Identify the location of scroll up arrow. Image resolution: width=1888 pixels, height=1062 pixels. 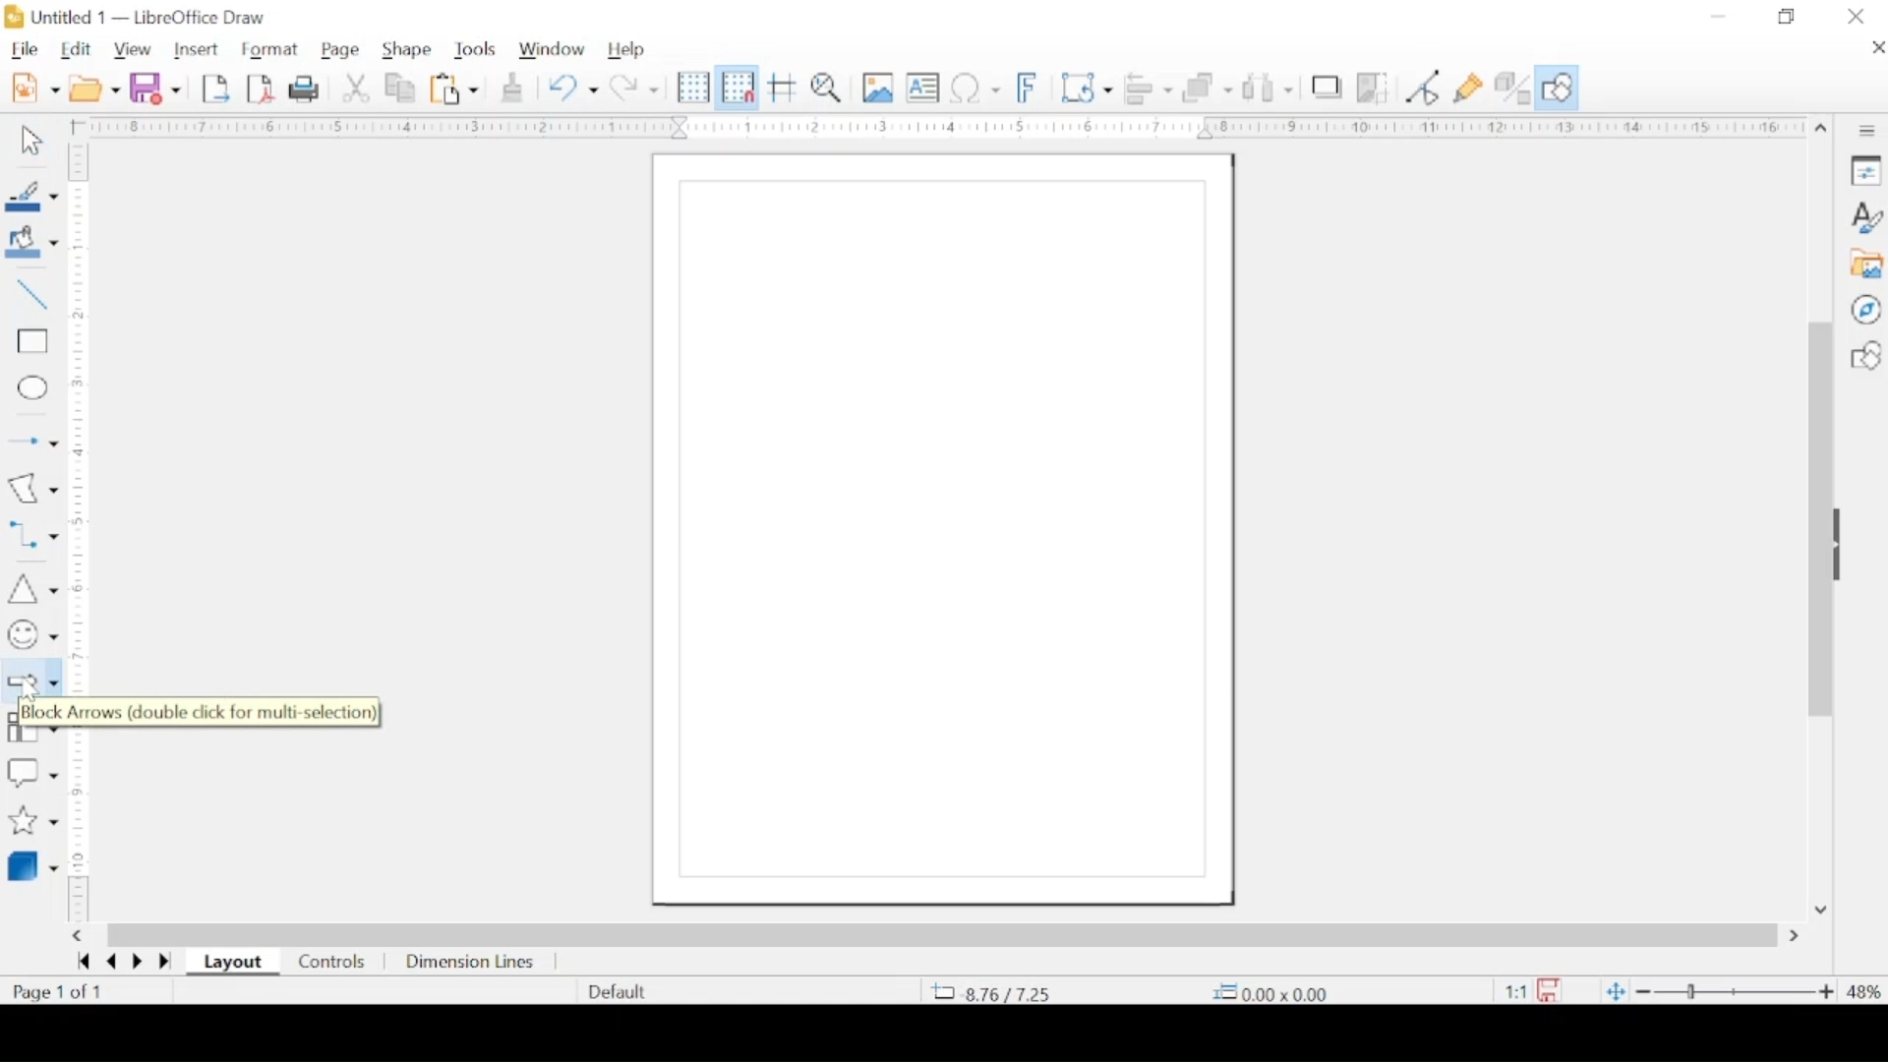
(1822, 130).